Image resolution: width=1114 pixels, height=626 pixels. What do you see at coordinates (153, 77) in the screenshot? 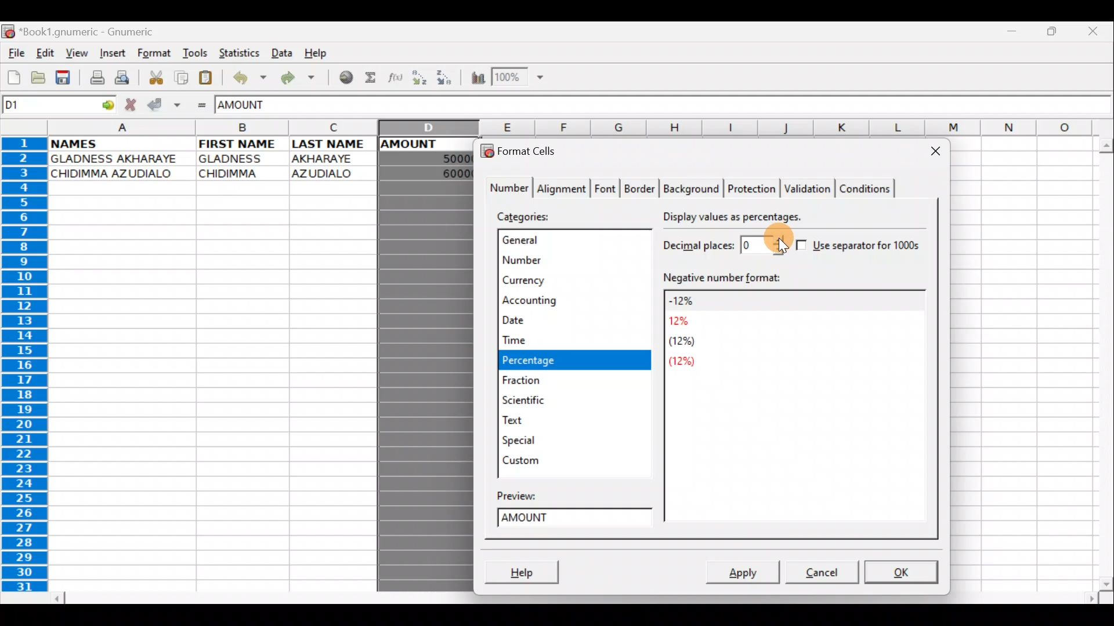
I see `Cut selection` at bounding box center [153, 77].